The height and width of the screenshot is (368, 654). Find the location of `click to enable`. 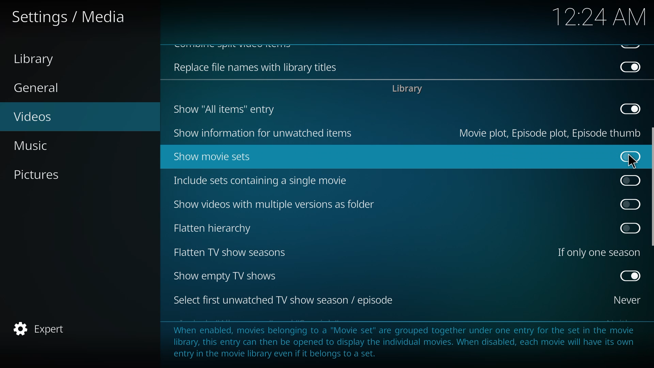

click to enable is located at coordinates (628, 228).